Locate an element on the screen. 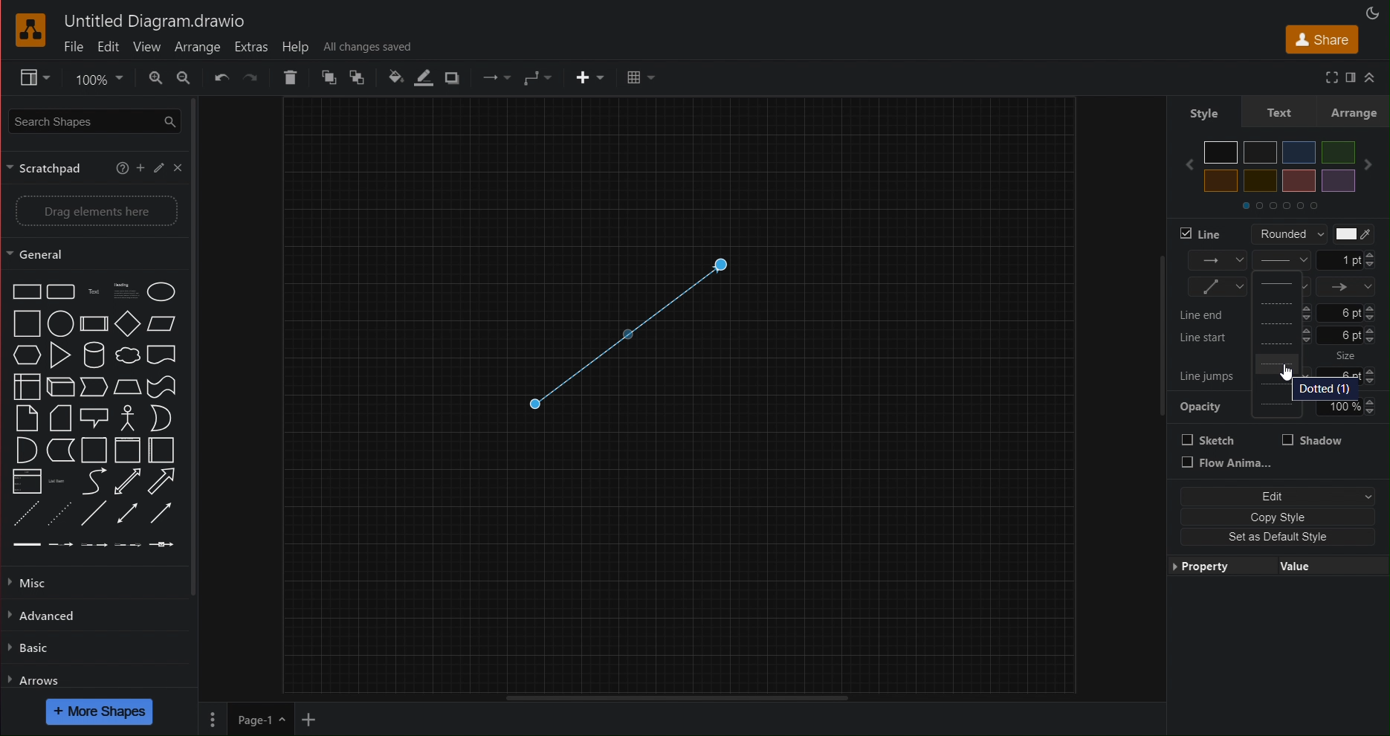 This screenshot has width=1390, height=736. Property is located at coordinates (1213, 566).